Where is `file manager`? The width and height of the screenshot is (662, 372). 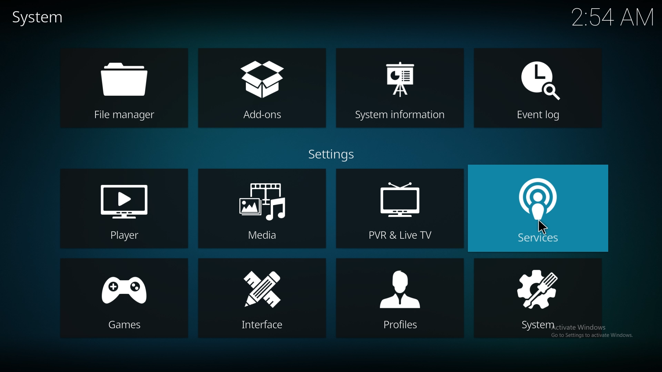 file manager is located at coordinates (129, 86).